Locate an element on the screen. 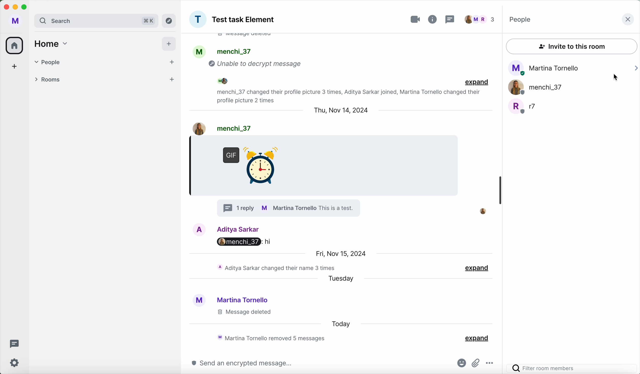 Image resolution: width=640 pixels, height=374 pixels. menchi_37: hi is located at coordinates (237, 242).